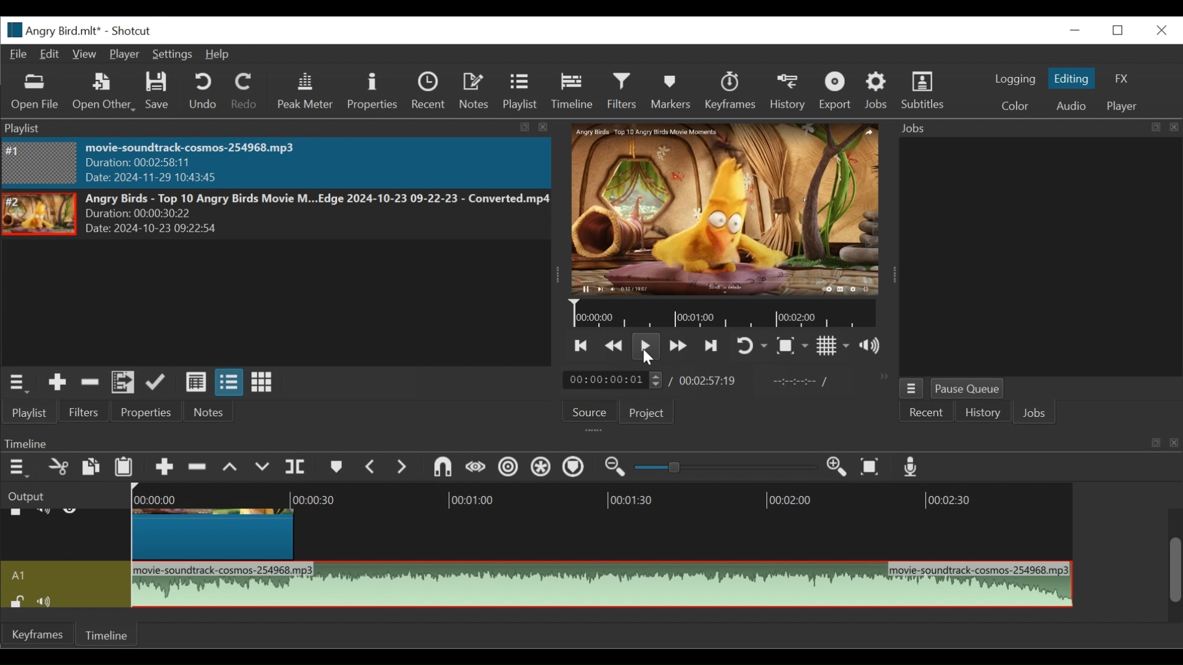 The width and height of the screenshot is (1183, 665). Describe the element at coordinates (246, 91) in the screenshot. I see `Redo` at that location.